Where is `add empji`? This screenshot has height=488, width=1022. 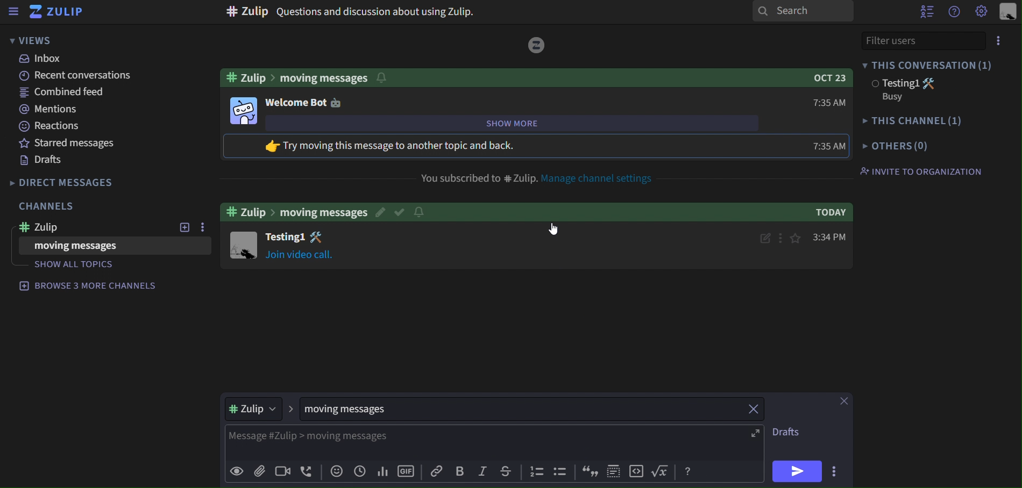
add empji is located at coordinates (335, 473).